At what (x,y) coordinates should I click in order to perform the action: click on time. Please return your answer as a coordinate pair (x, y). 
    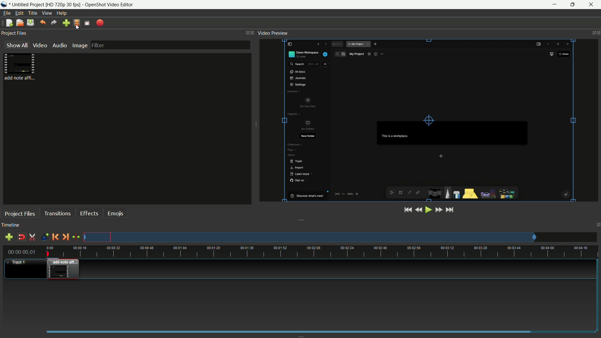
    Looking at the image, I should click on (322, 252).